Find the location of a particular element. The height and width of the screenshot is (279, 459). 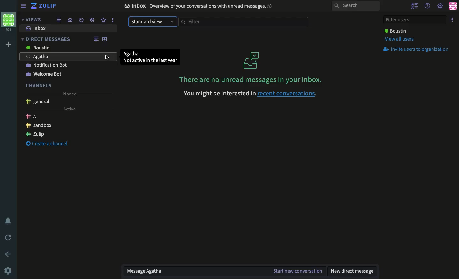

Hide menu is located at coordinates (23, 5).